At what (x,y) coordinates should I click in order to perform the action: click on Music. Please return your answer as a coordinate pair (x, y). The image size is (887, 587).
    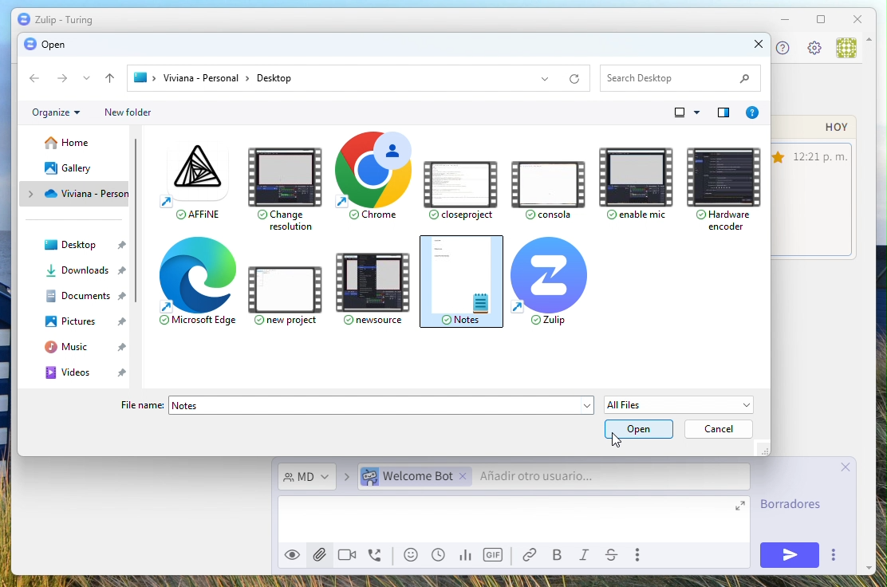
    Looking at the image, I should click on (89, 348).